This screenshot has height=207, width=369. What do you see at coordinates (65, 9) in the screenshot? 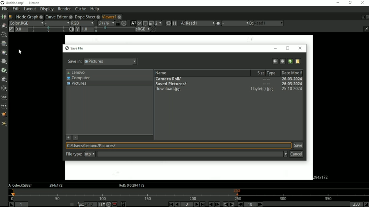
I see `Render` at bounding box center [65, 9].